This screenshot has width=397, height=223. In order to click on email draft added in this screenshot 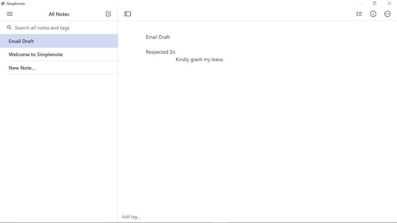, I will do `click(186, 58)`.